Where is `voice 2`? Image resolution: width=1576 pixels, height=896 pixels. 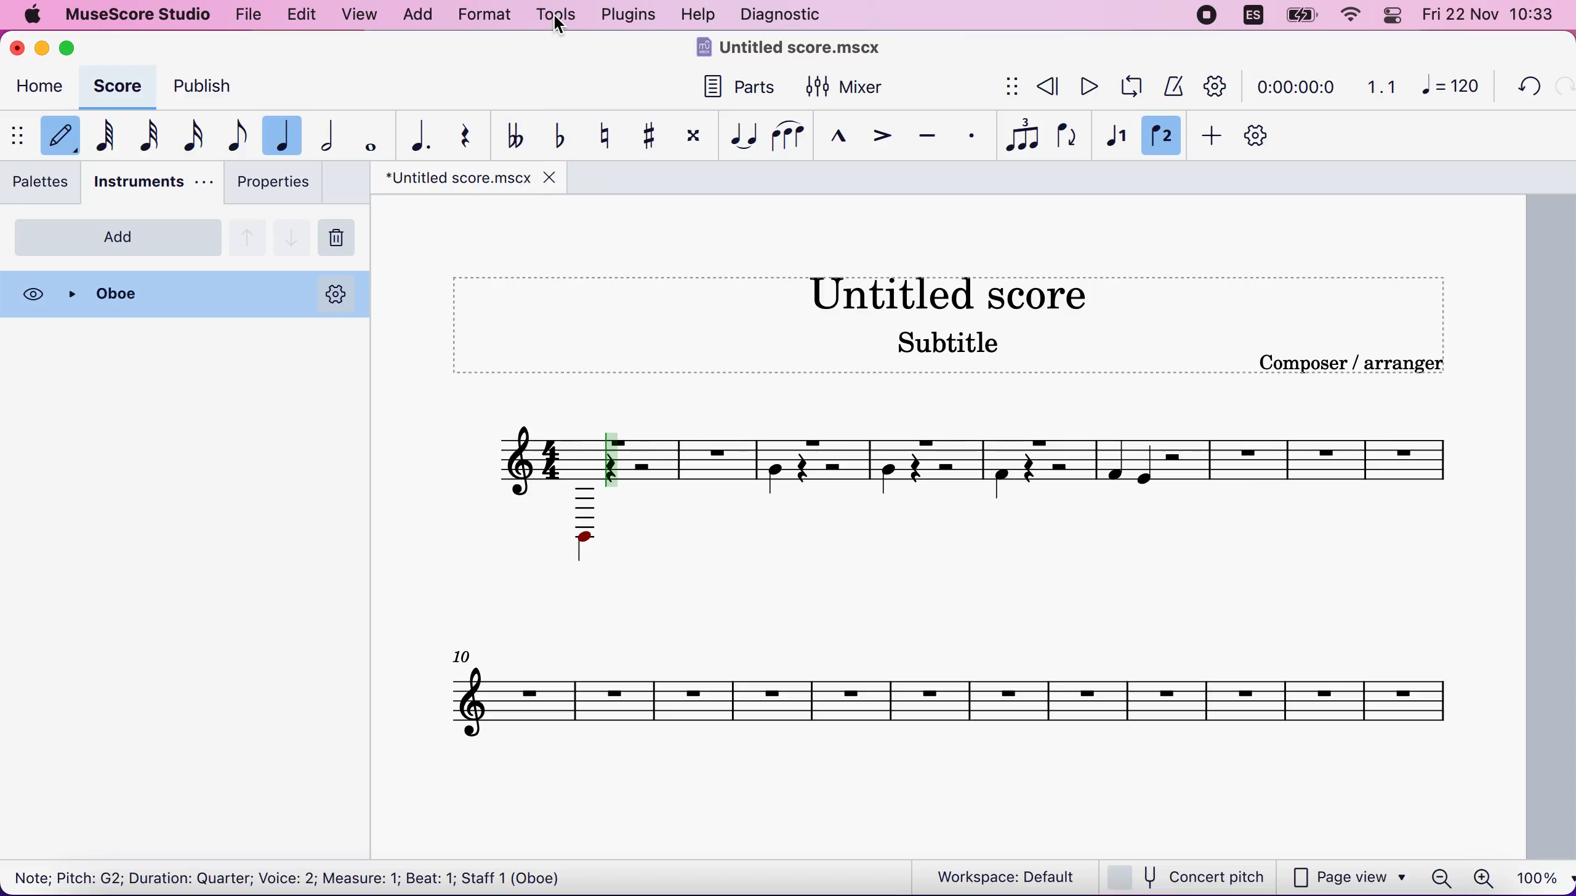 voice 2 is located at coordinates (1166, 135).